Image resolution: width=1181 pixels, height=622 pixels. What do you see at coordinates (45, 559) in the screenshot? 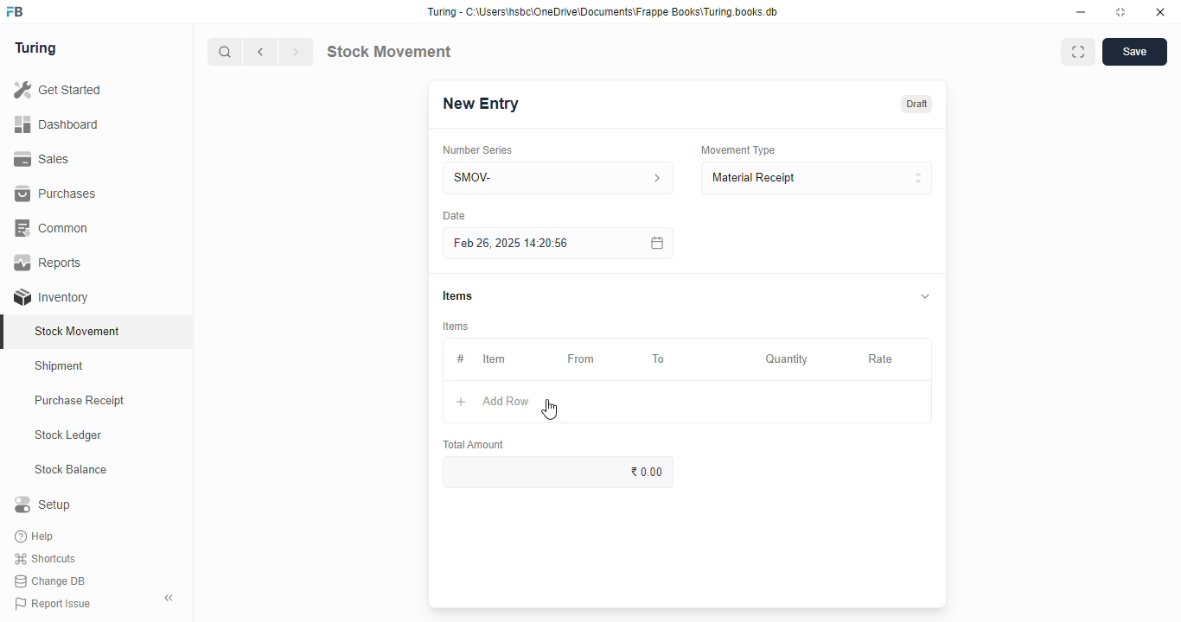
I see `shortcuts` at bounding box center [45, 559].